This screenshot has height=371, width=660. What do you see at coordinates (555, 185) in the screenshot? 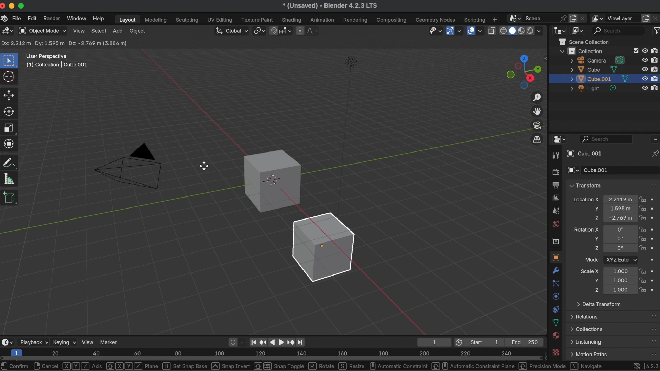
I see `output` at bounding box center [555, 185].